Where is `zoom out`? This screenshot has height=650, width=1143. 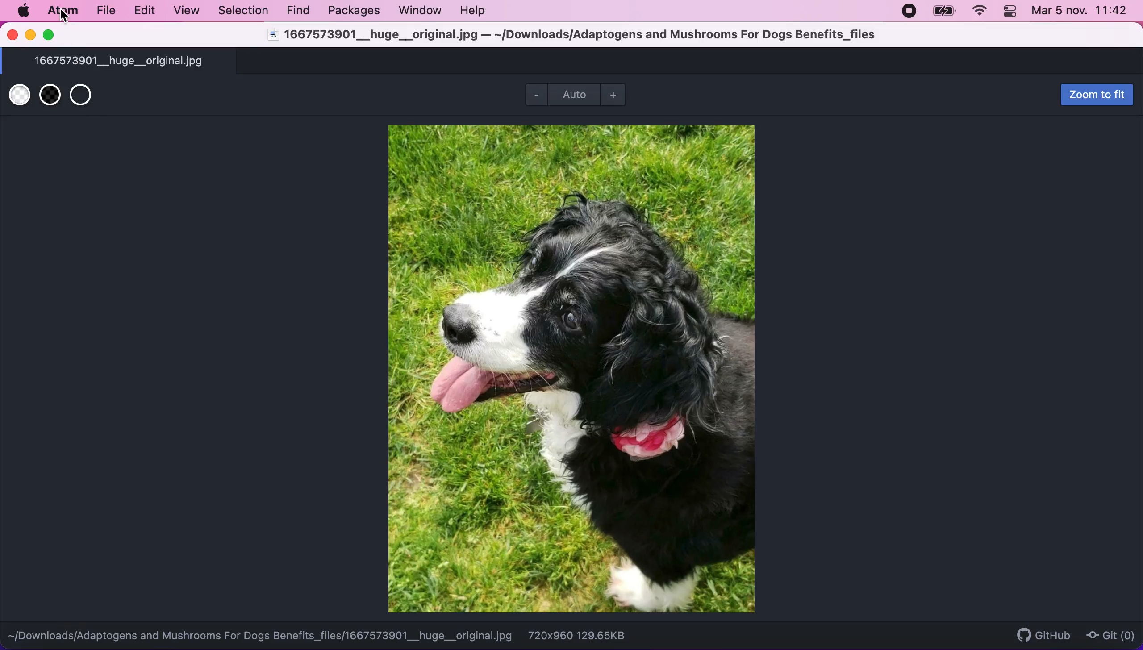 zoom out is located at coordinates (622, 94).